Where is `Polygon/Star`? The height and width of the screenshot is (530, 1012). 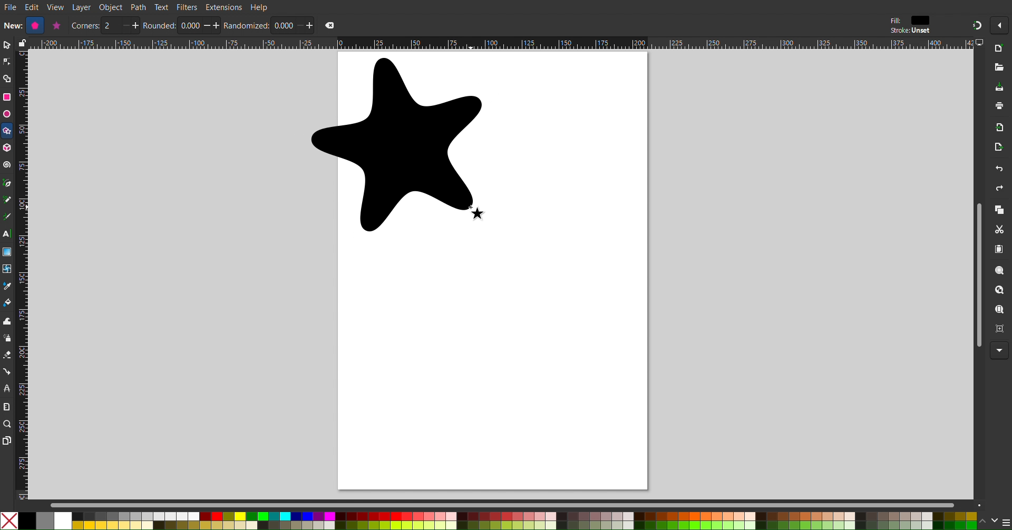
Polygon/Star is located at coordinates (7, 132).